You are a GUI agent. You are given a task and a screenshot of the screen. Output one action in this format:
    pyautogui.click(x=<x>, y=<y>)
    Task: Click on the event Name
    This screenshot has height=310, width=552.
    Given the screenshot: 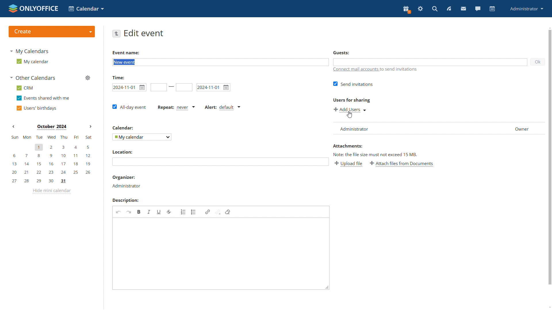 What is the action you would take?
    pyautogui.click(x=126, y=53)
    